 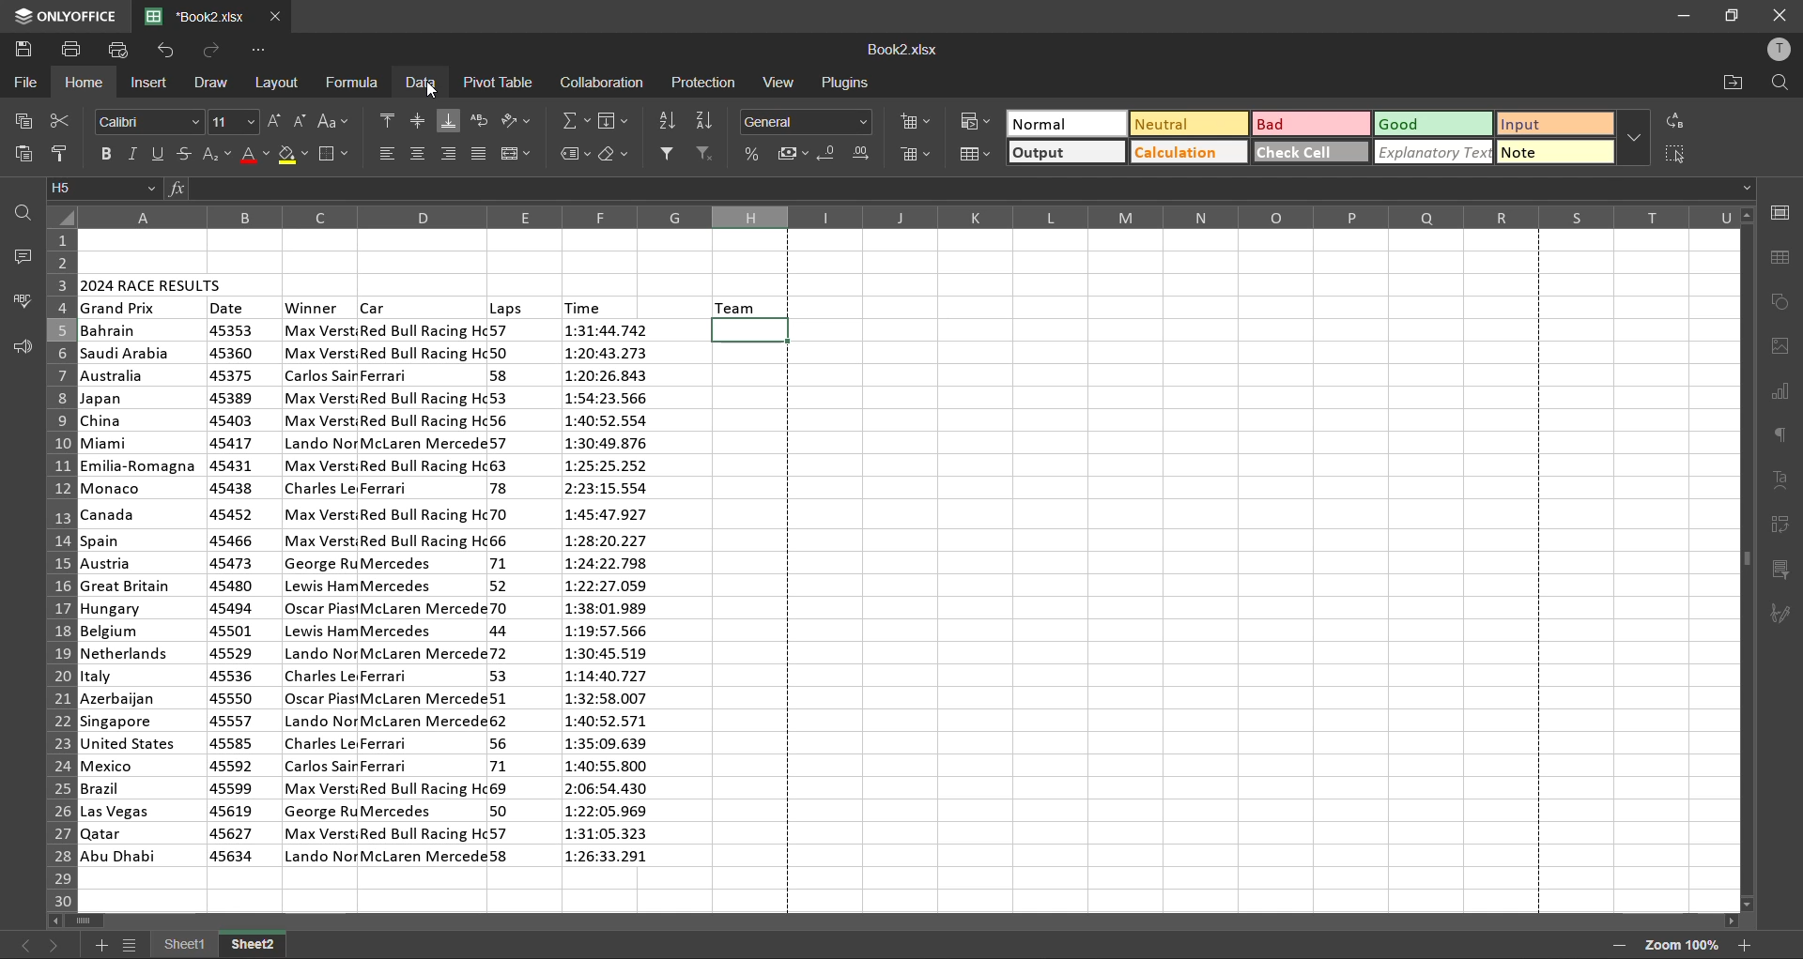 What do you see at coordinates (140, 593) in the screenshot?
I see `country names` at bounding box center [140, 593].